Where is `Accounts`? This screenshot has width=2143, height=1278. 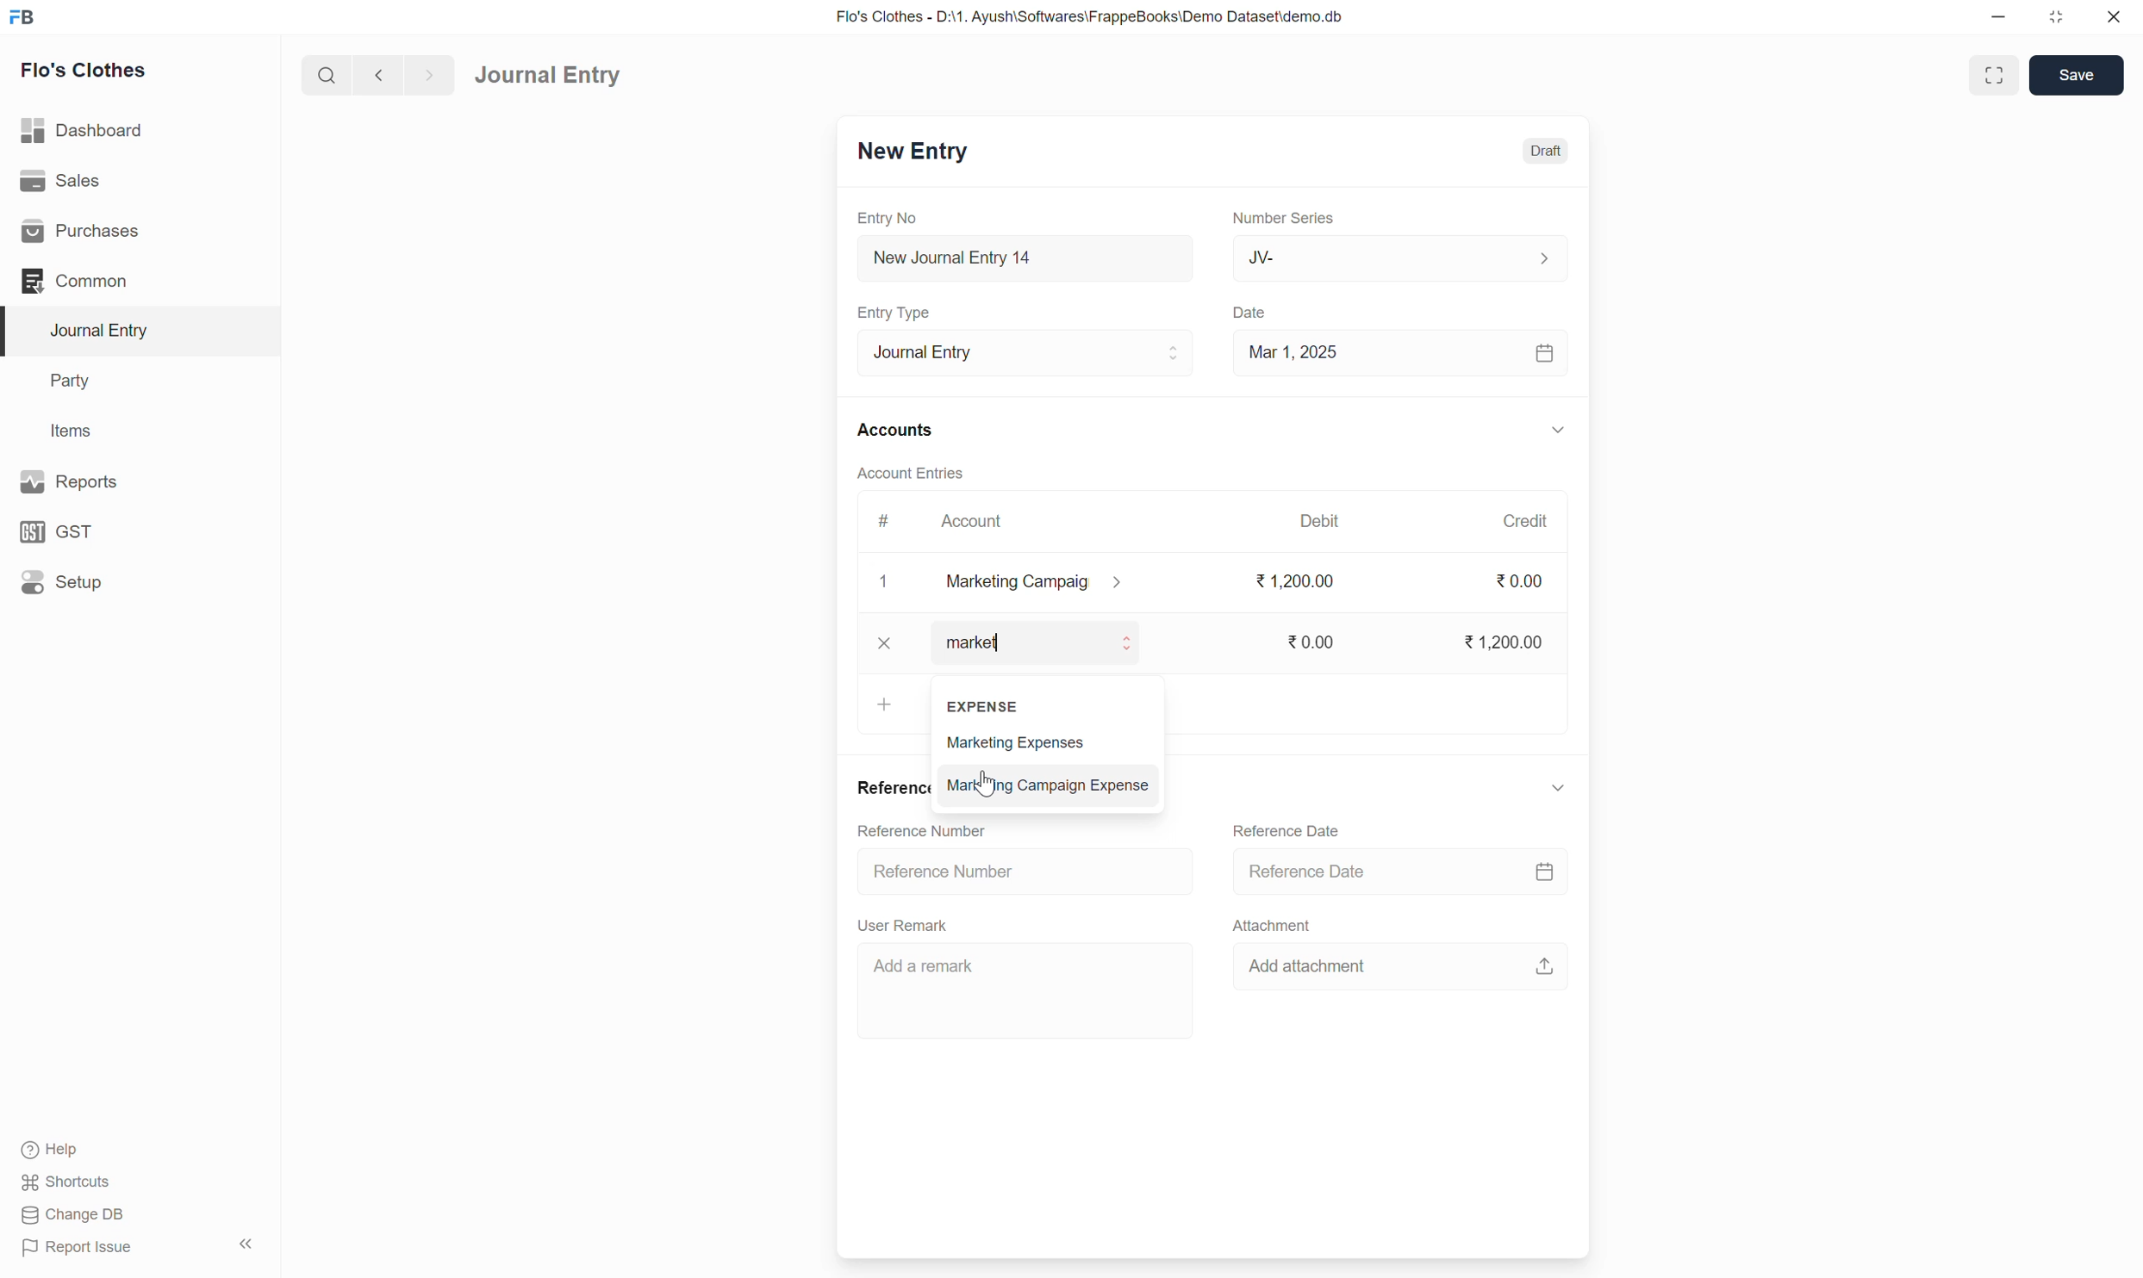 Accounts is located at coordinates (898, 427).